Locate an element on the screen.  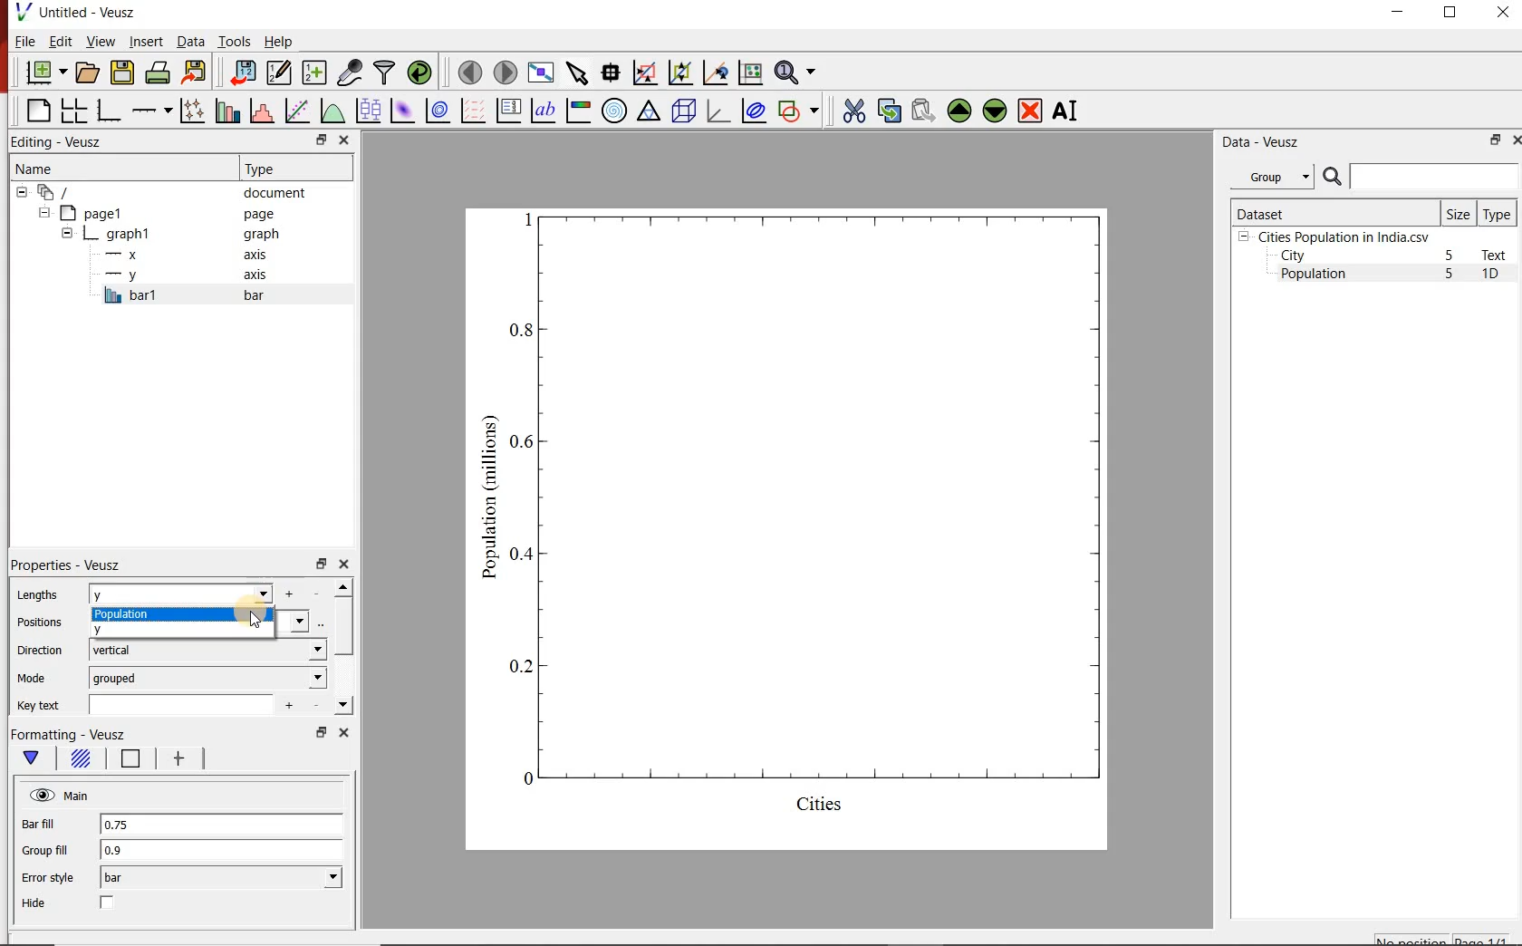
grouped is located at coordinates (208, 677).